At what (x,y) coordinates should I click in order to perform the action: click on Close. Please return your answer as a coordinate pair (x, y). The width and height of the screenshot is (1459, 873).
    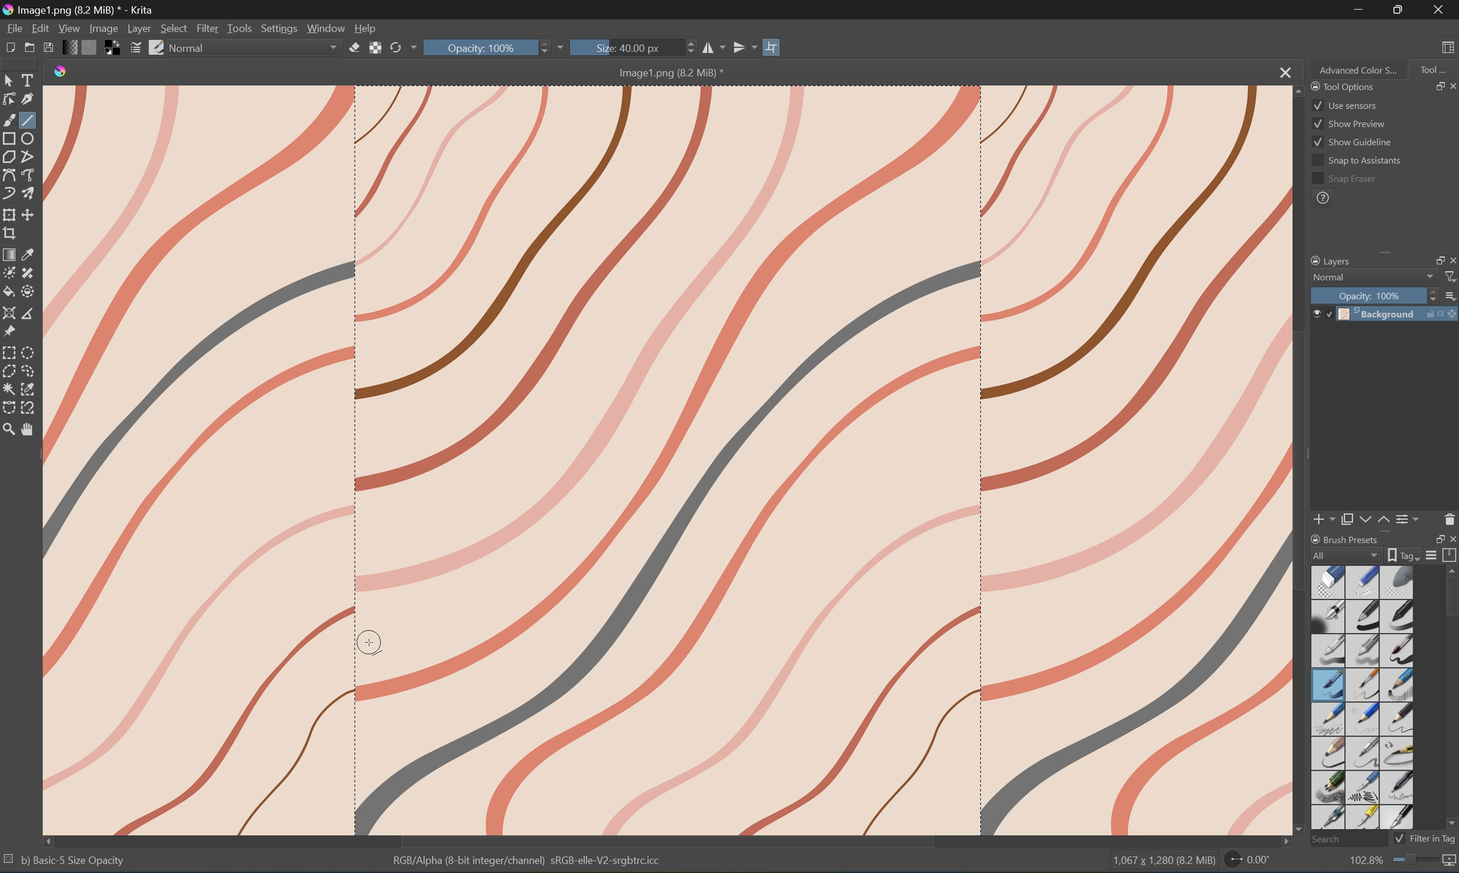
    Looking at the image, I should click on (1450, 86).